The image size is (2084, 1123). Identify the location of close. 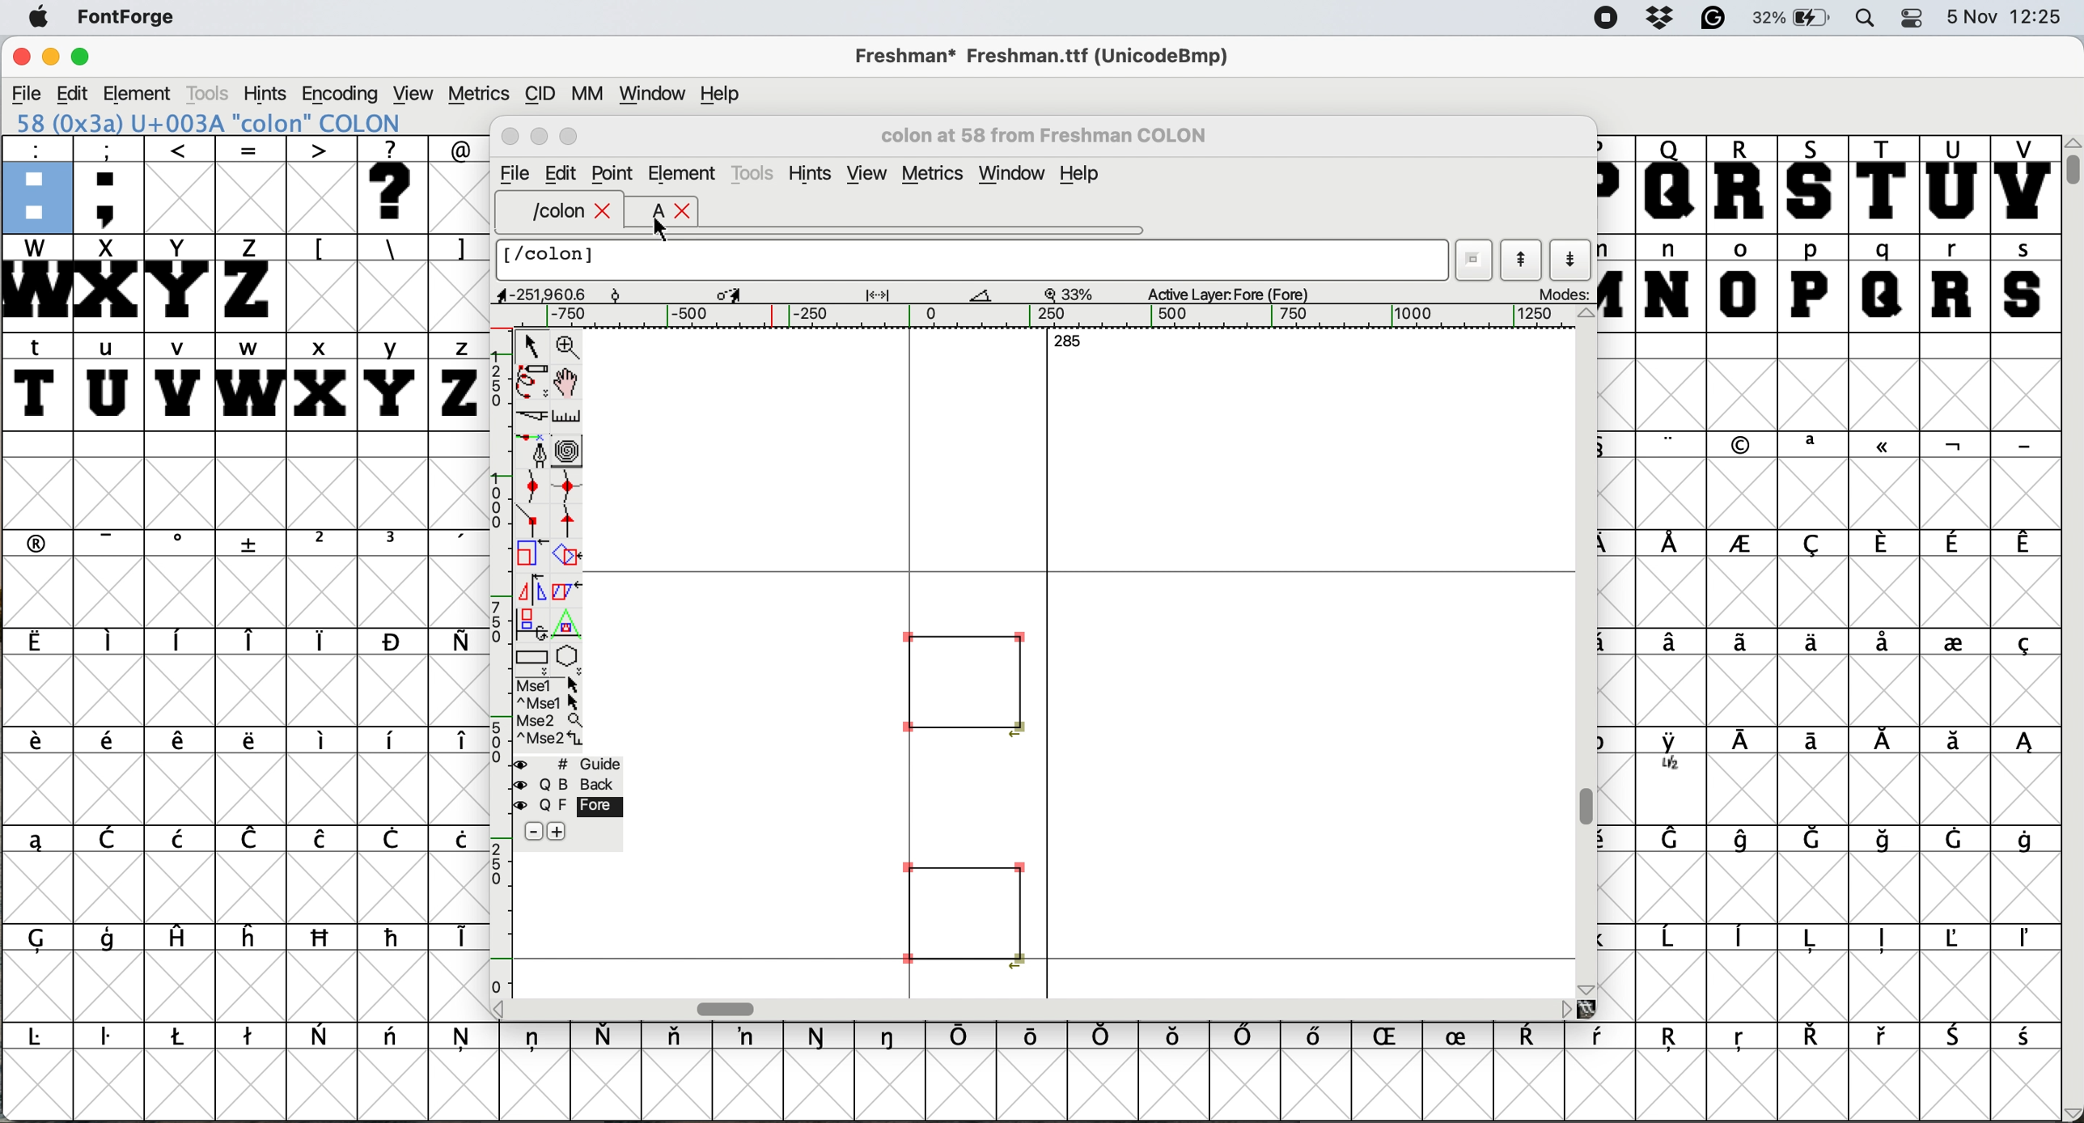
(19, 58).